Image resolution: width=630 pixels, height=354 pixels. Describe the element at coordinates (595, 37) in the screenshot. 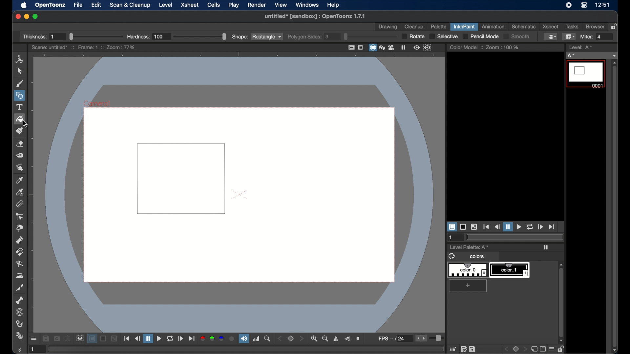

I see `Miter` at that location.